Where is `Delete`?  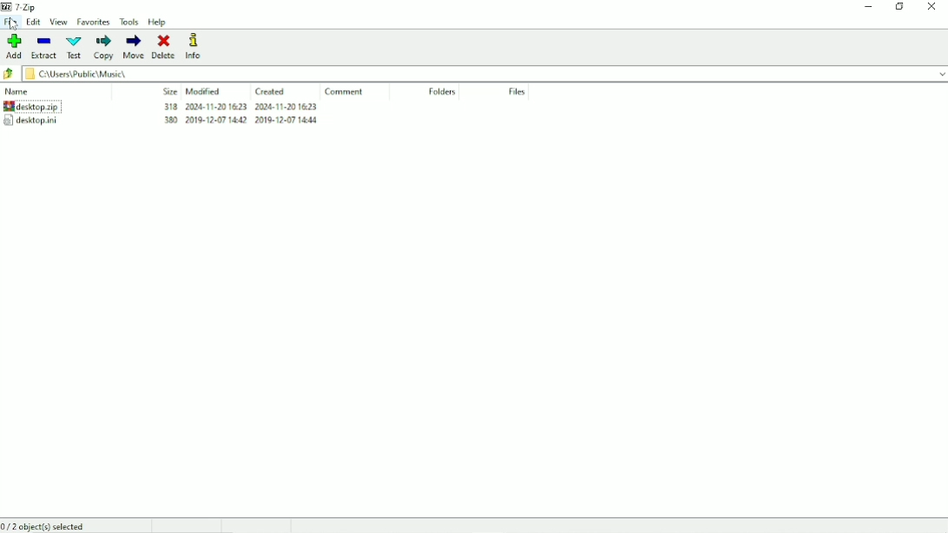
Delete is located at coordinates (167, 46).